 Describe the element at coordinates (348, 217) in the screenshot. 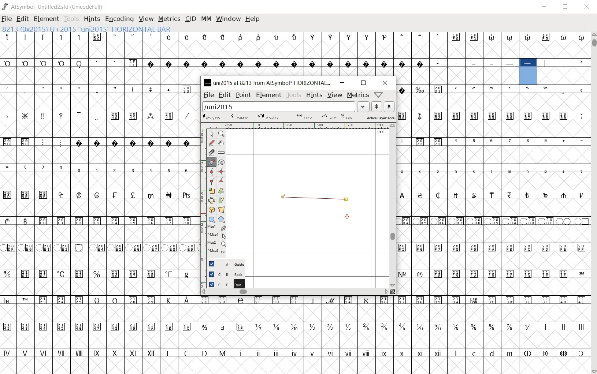

I see `Feltpen tool/cursor location` at that location.